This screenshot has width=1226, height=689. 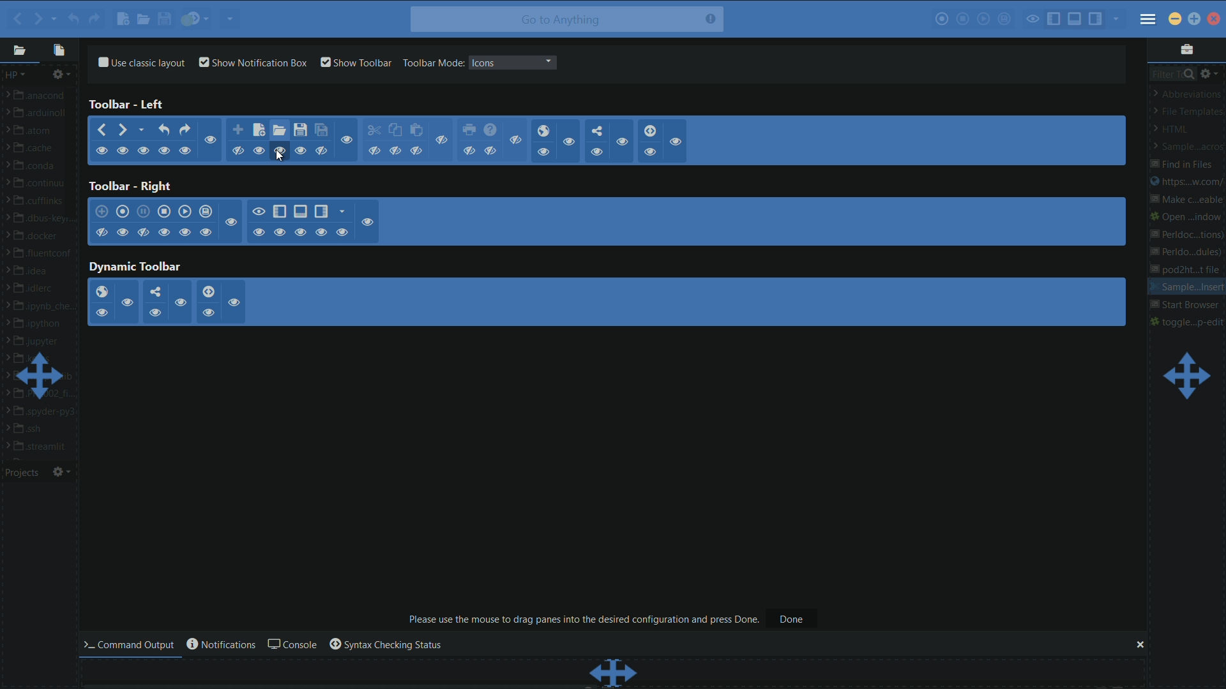 What do you see at coordinates (15, 75) in the screenshot?
I see `HP` at bounding box center [15, 75].